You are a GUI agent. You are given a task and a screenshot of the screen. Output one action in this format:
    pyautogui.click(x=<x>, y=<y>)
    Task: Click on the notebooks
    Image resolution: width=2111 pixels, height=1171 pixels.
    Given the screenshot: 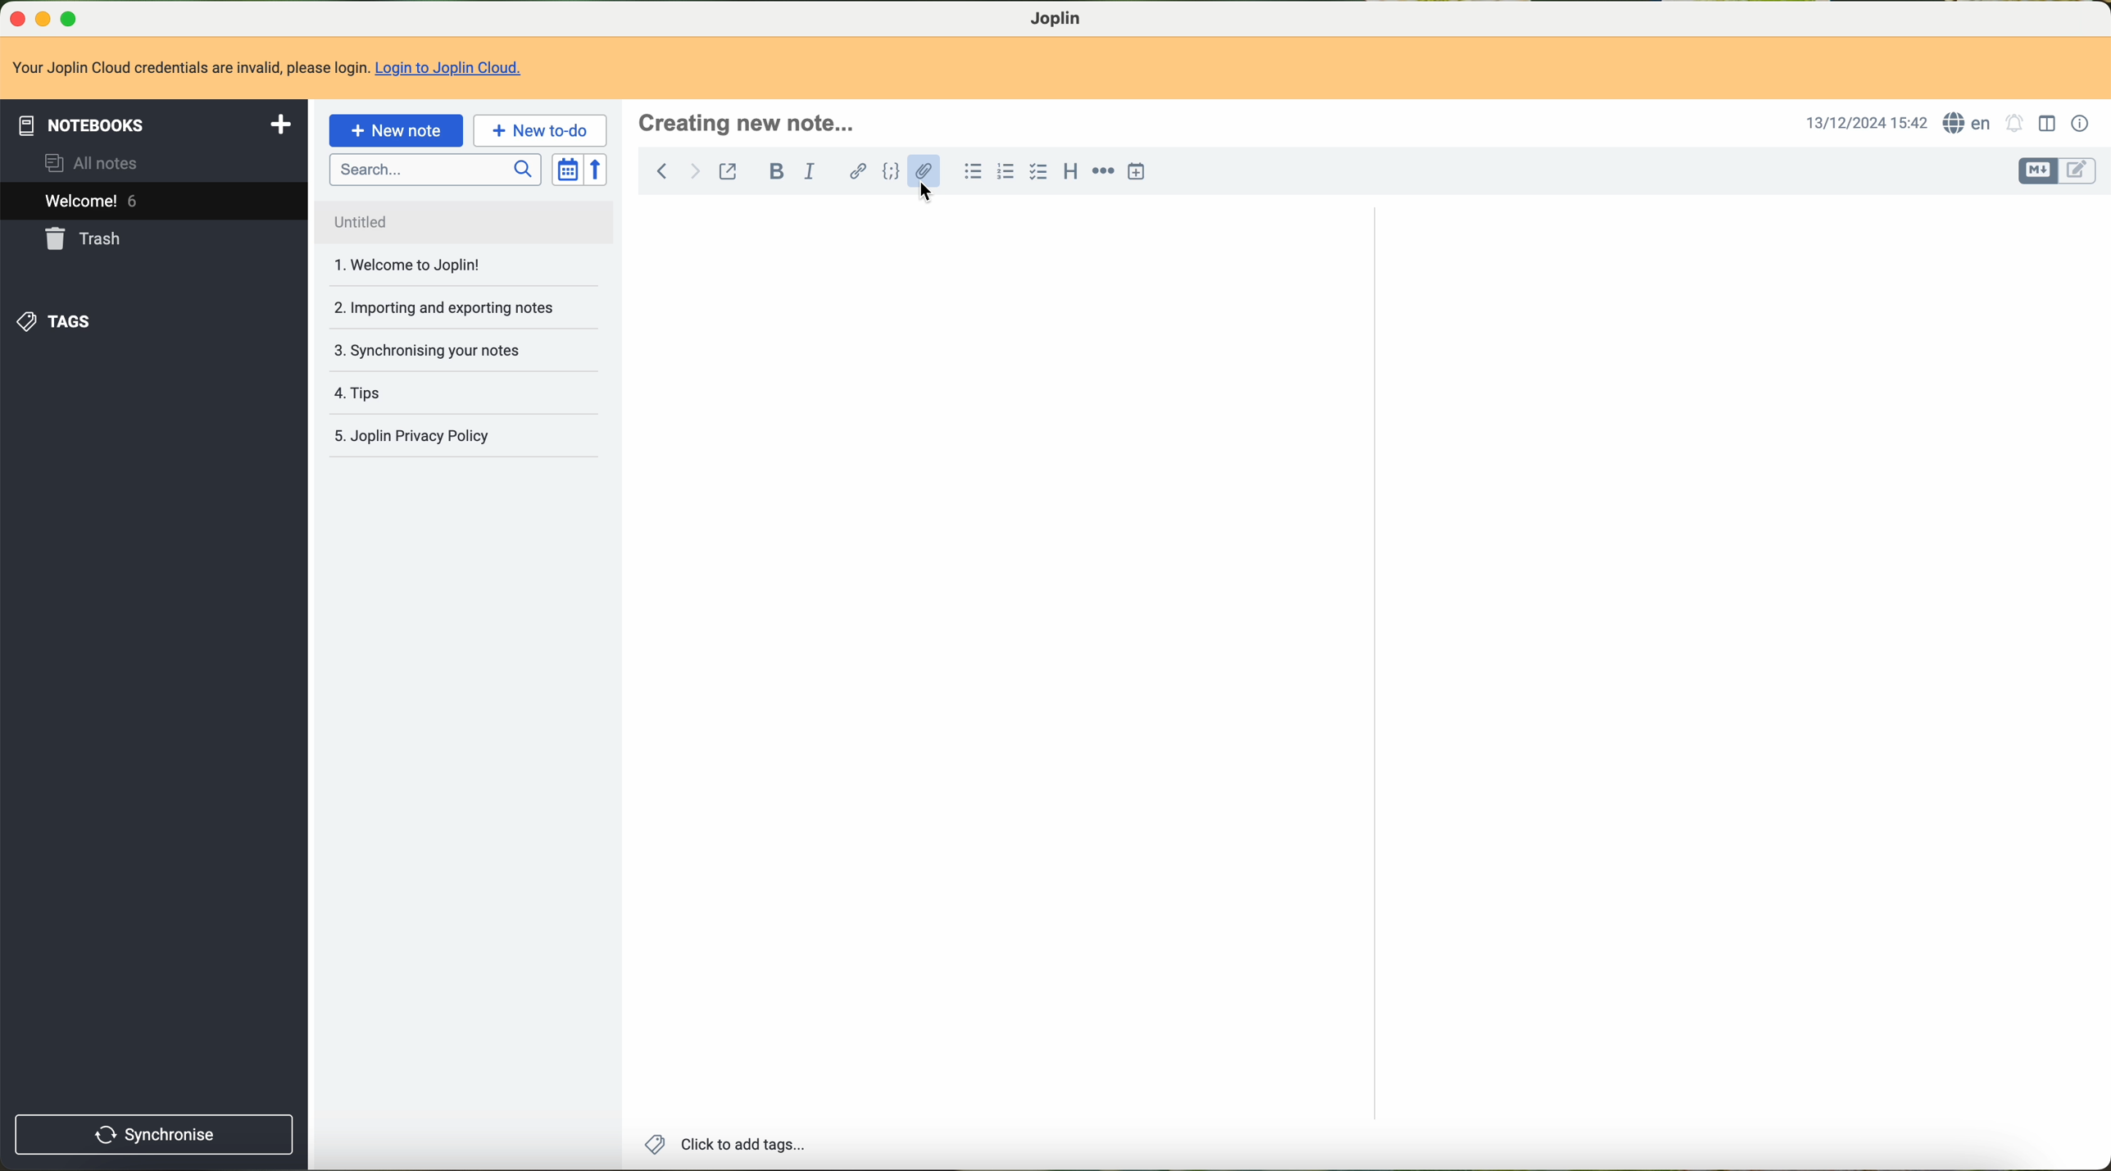 What is the action you would take?
    pyautogui.click(x=154, y=125)
    